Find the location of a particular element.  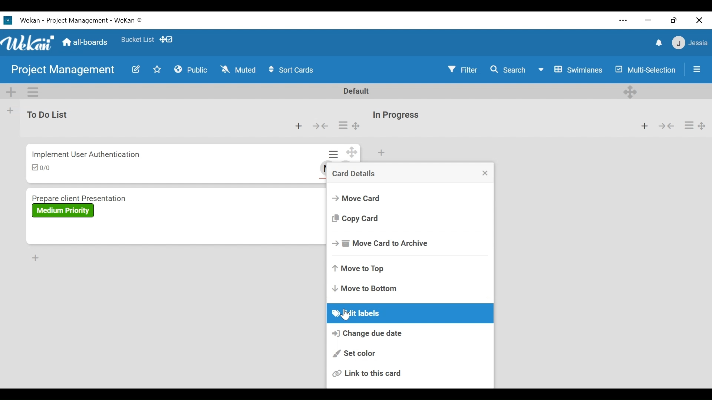

Favorites is located at coordinates (158, 69).